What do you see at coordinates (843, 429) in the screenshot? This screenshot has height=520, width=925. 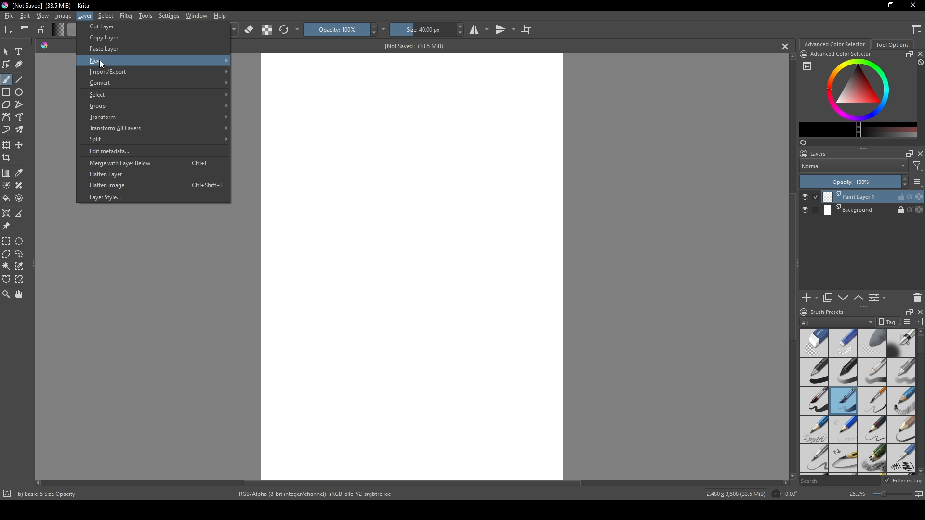 I see `pencil` at bounding box center [843, 429].